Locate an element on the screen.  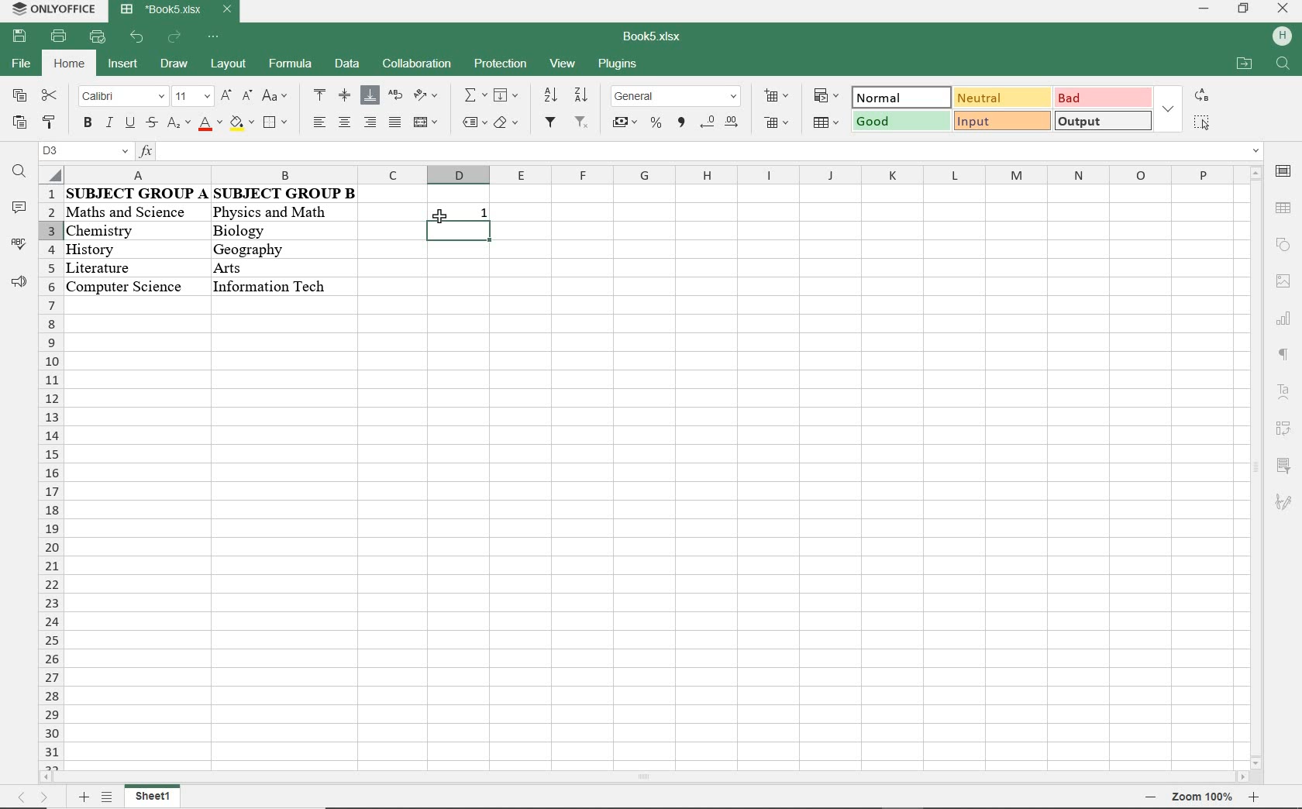
redo is located at coordinates (175, 39).